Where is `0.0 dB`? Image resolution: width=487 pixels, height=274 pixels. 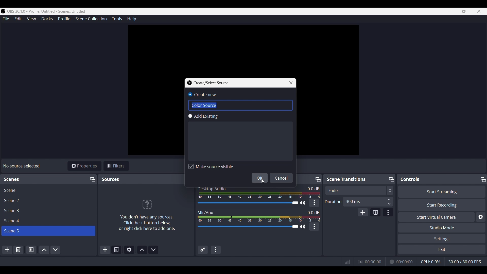
0.0 dB is located at coordinates (313, 212).